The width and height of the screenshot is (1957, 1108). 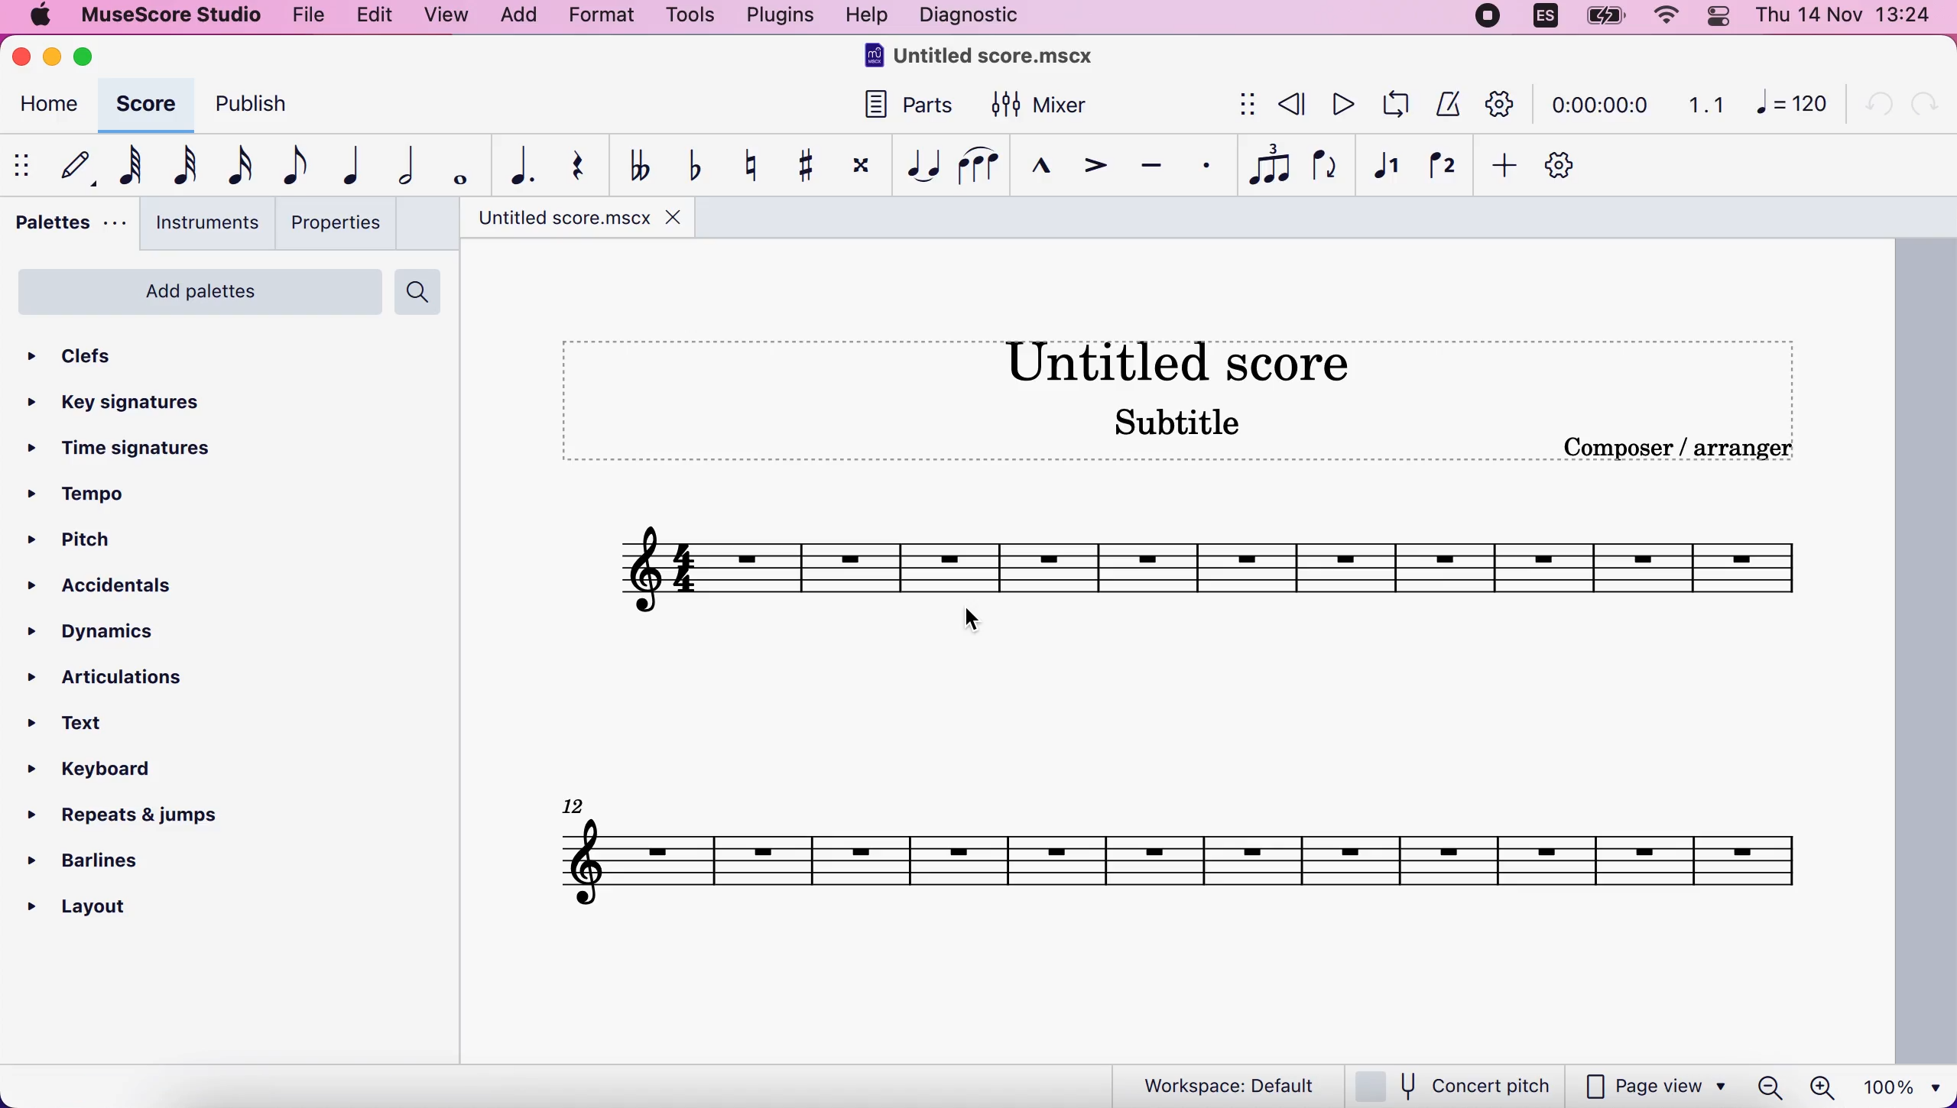 What do you see at coordinates (261, 106) in the screenshot?
I see `publish` at bounding box center [261, 106].